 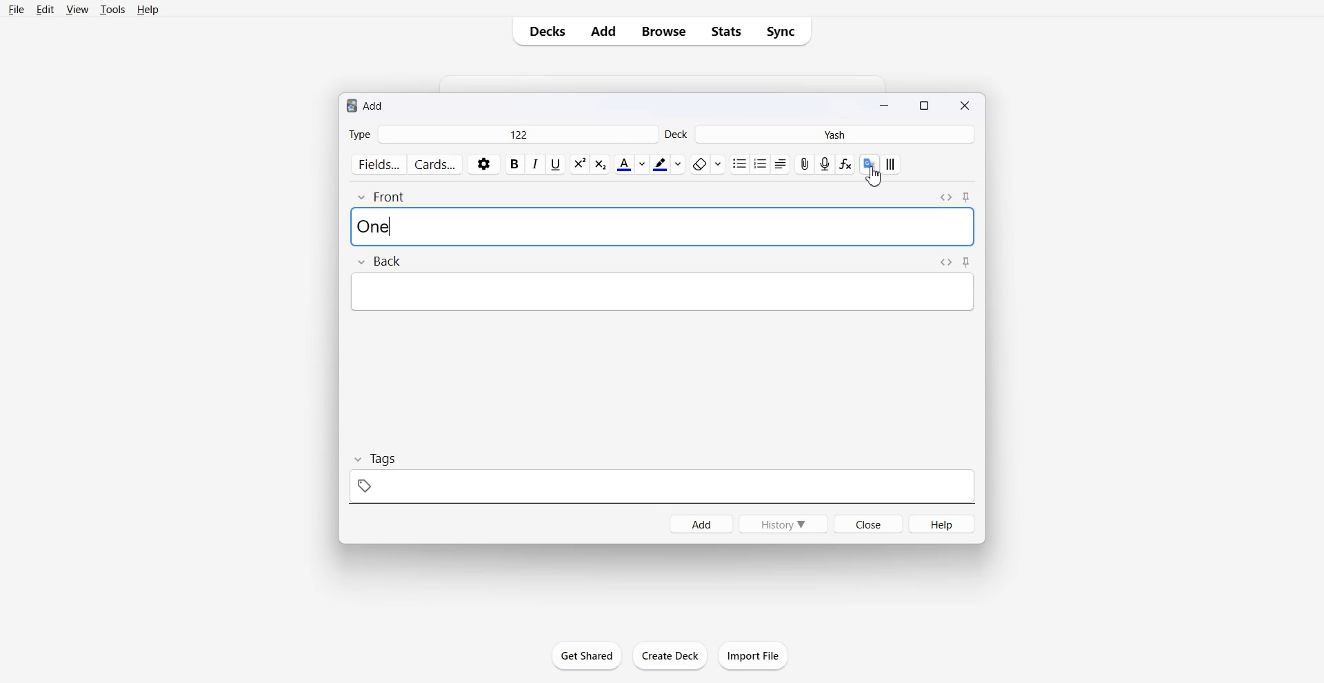 What do you see at coordinates (805, 164) in the screenshot?
I see `Attach File` at bounding box center [805, 164].